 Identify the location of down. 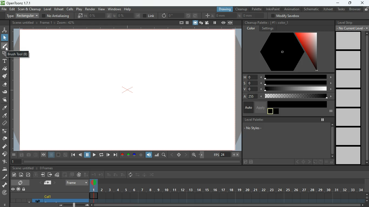
(36, 174).